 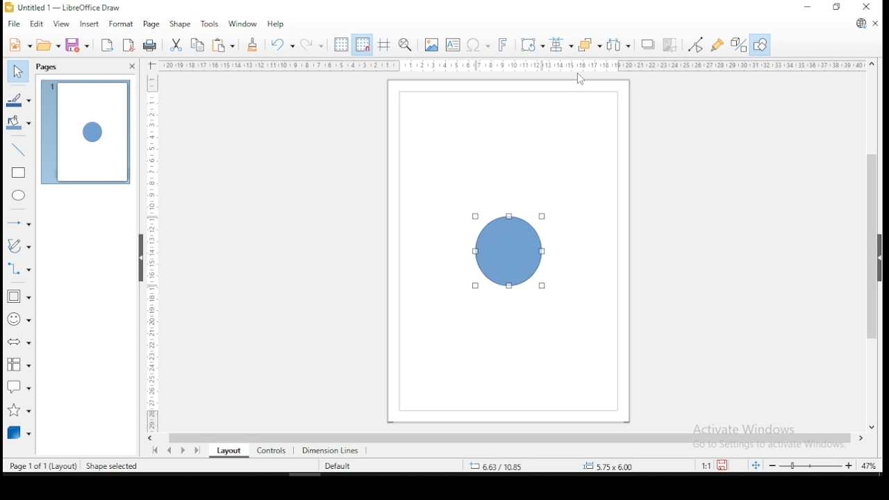 What do you see at coordinates (269, 449) in the screenshot?
I see `controls` at bounding box center [269, 449].